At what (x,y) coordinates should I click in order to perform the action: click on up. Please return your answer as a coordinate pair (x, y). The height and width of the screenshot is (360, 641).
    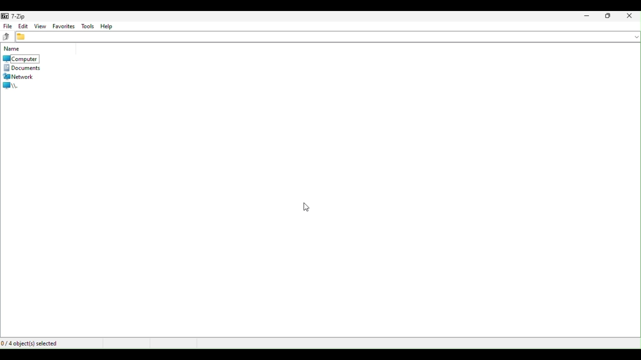
    Looking at the image, I should click on (7, 37).